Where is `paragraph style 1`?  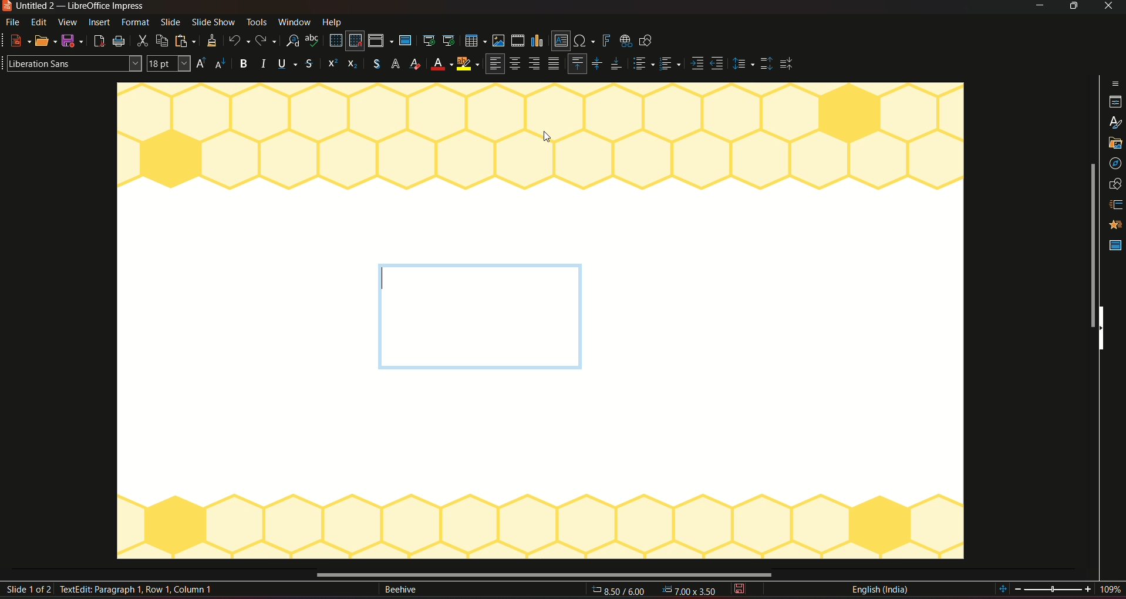 paragraph style 1 is located at coordinates (642, 65).